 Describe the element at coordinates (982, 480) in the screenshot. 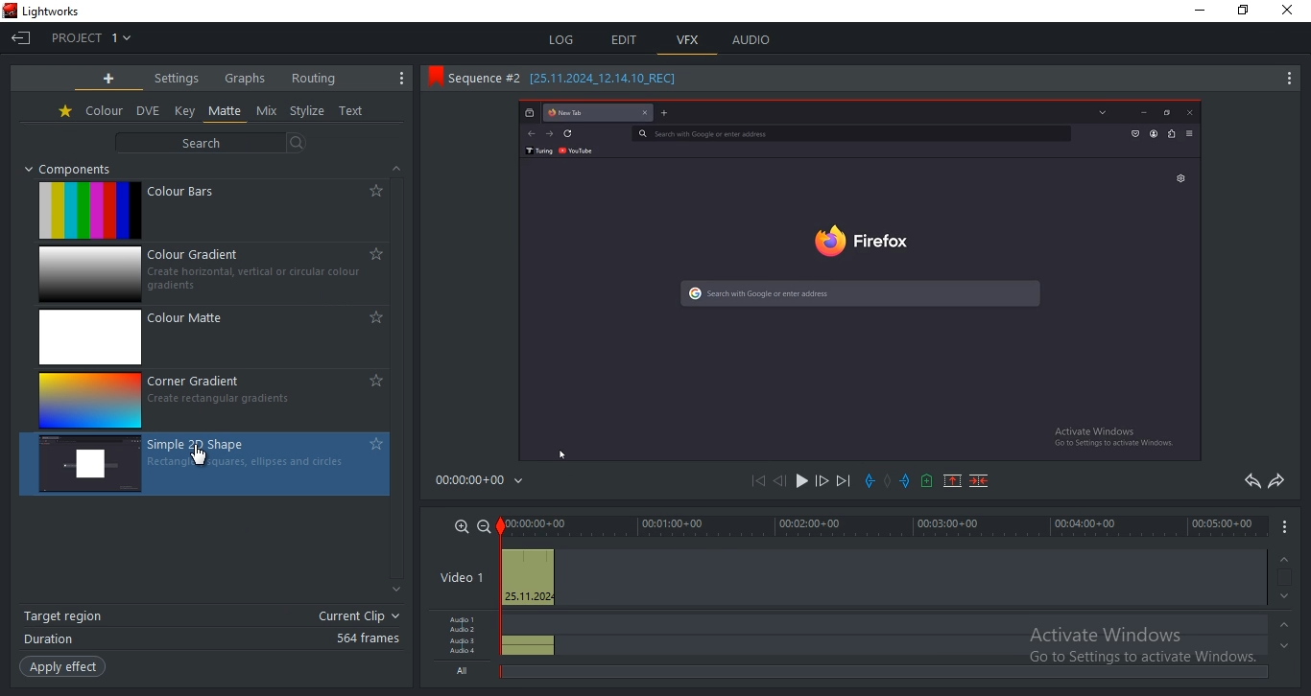

I see `delete a marked section` at that location.